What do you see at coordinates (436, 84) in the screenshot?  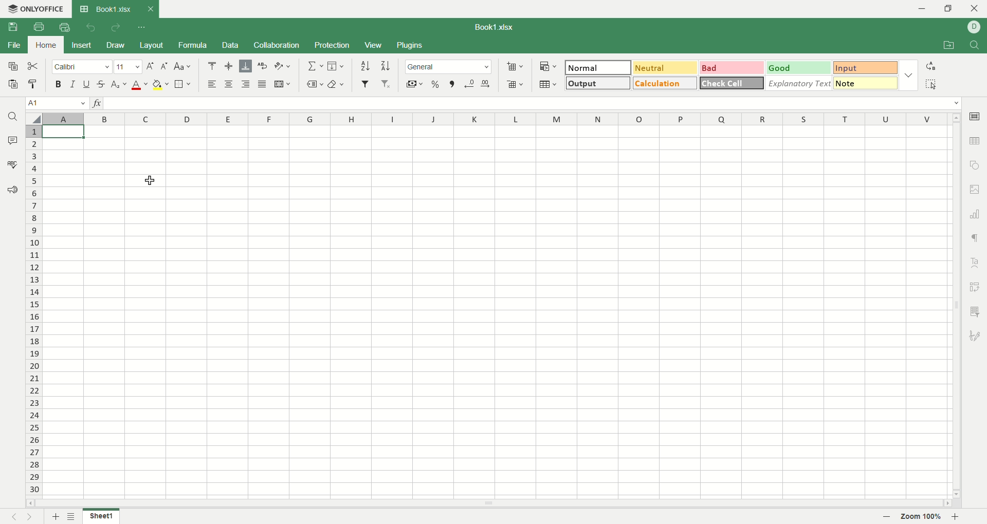 I see `percent style` at bounding box center [436, 84].